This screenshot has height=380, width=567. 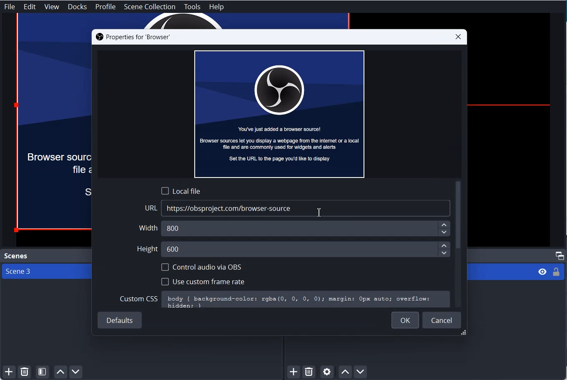 I want to click on Enter URL, so click(x=298, y=208).